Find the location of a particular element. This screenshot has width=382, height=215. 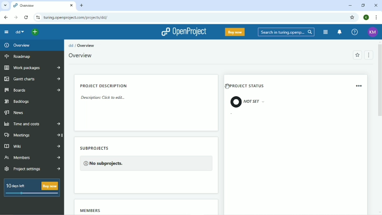

Search is located at coordinates (286, 32).